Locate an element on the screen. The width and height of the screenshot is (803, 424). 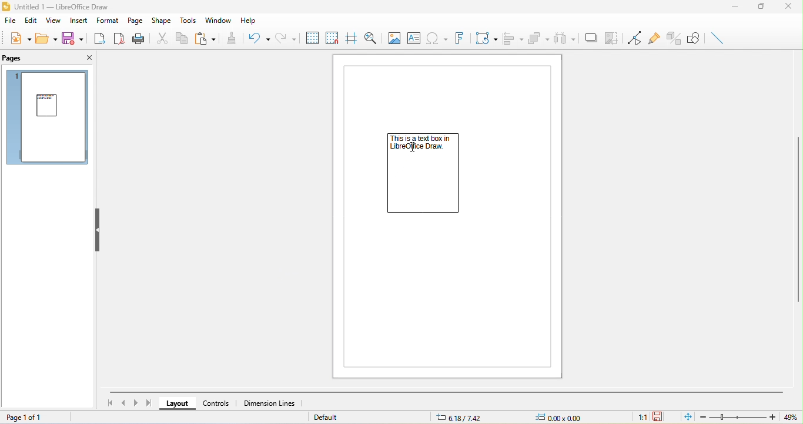
toggle extrusion is located at coordinates (675, 37).